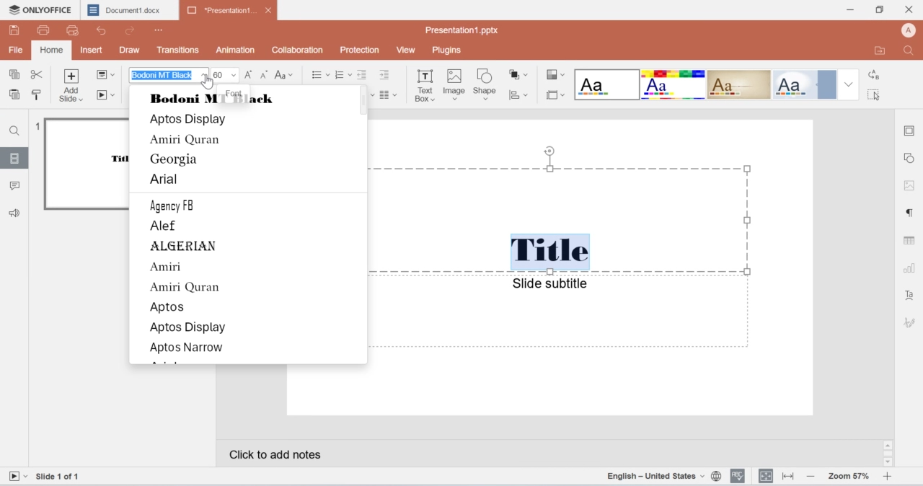 This screenshot has height=486, width=923. Describe the element at coordinates (73, 87) in the screenshot. I see `add slide` at that location.